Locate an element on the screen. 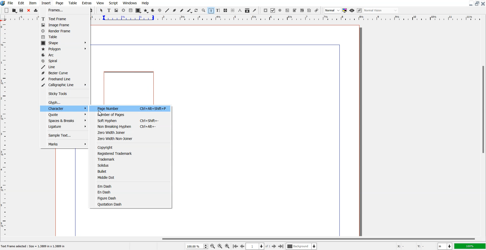  Ligature is located at coordinates (64, 127).